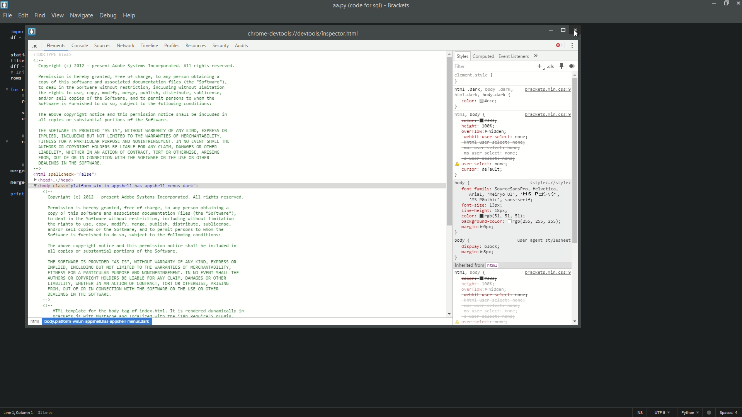 The width and height of the screenshot is (742, 417). I want to click on edit, so click(23, 16).